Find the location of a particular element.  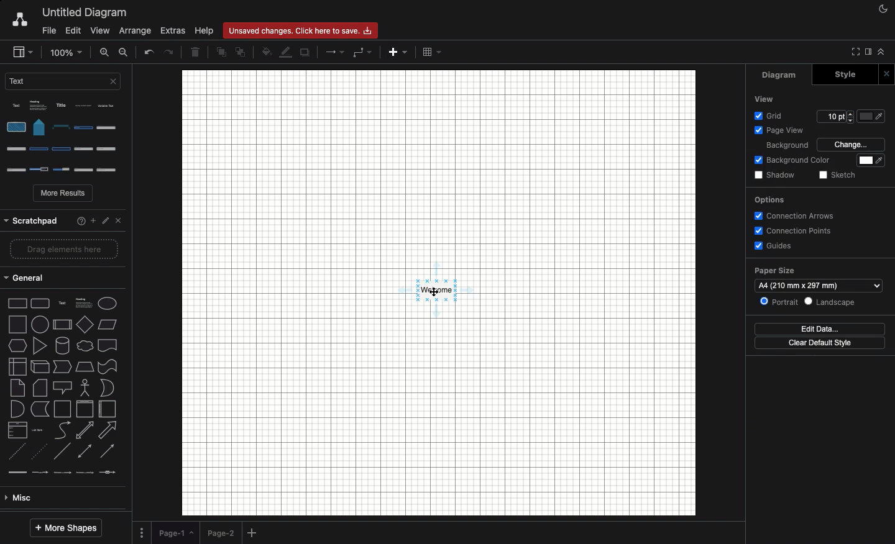

More results is located at coordinates (64, 194).